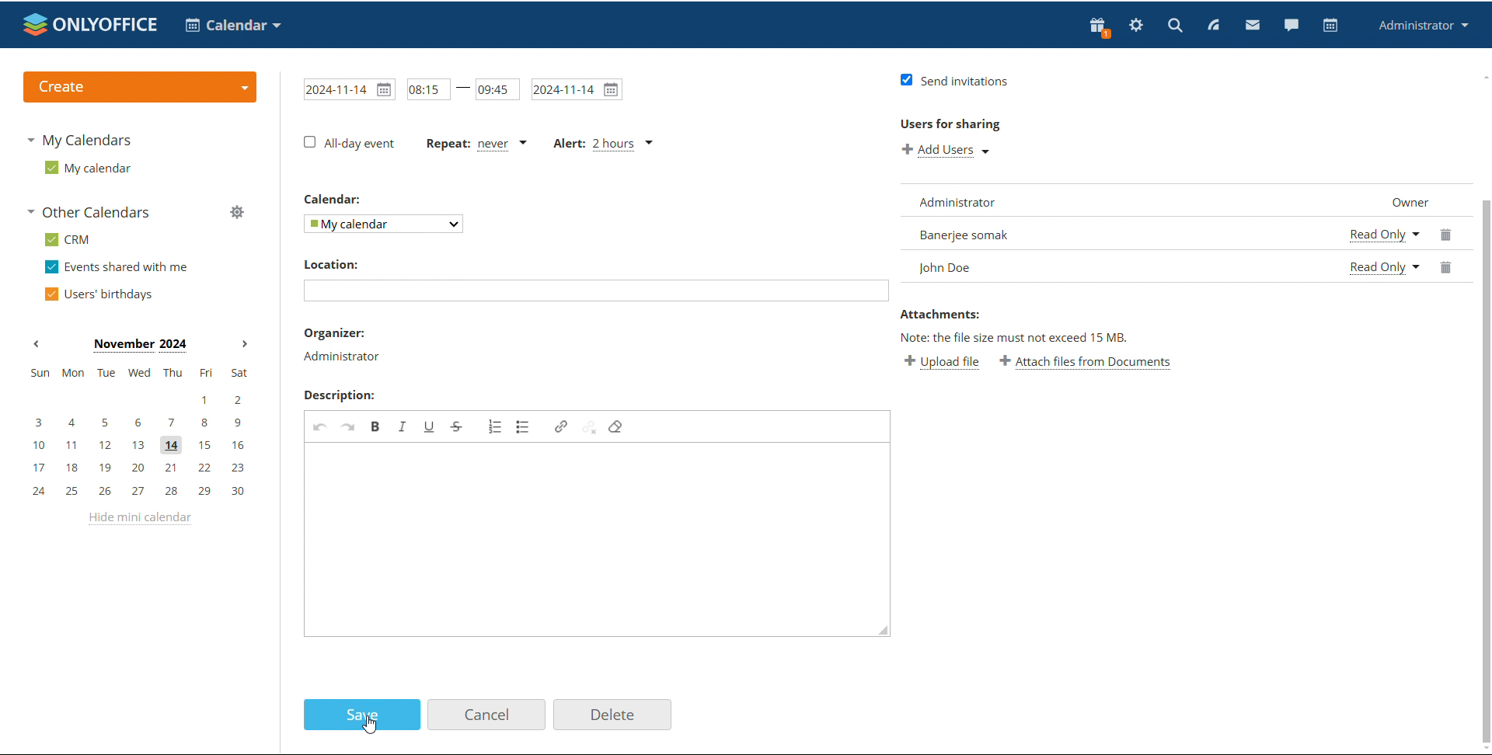 The height and width of the screenshot is (755, 1492). Describe the element at coordinates (497, 89) in the screenshot. I see `set end time` at that location.